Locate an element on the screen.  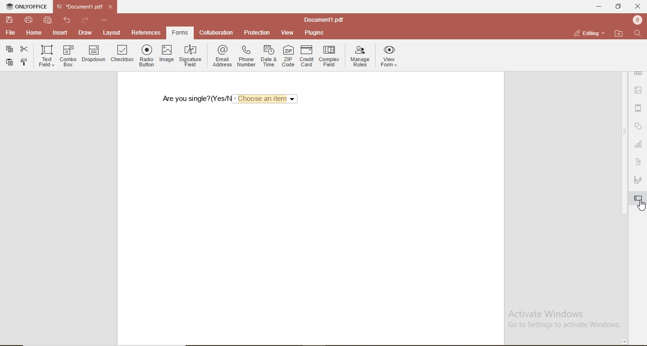
options is located at coordinates (105, 20).